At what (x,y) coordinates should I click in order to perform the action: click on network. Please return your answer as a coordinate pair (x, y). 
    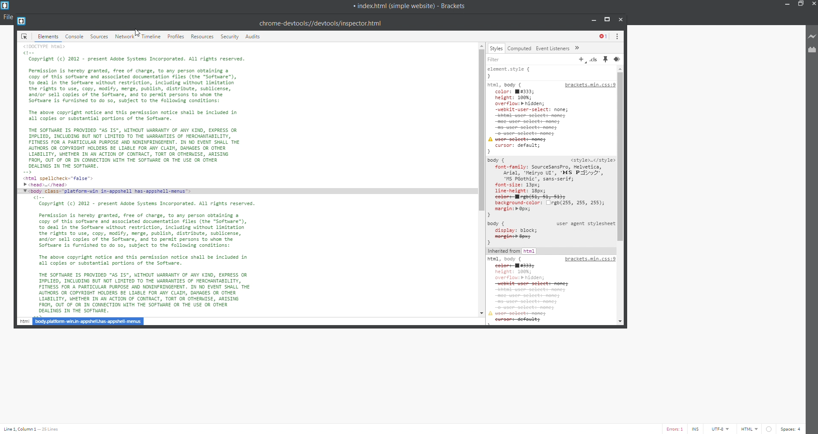
    Looking at the image, I should click on (124, 37).